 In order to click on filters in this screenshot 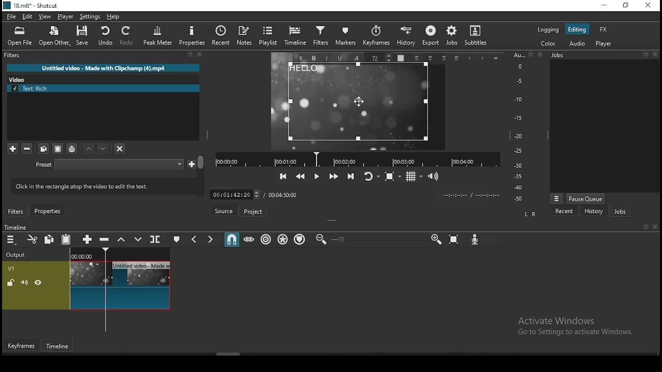, I will do `click(13, 55)`.